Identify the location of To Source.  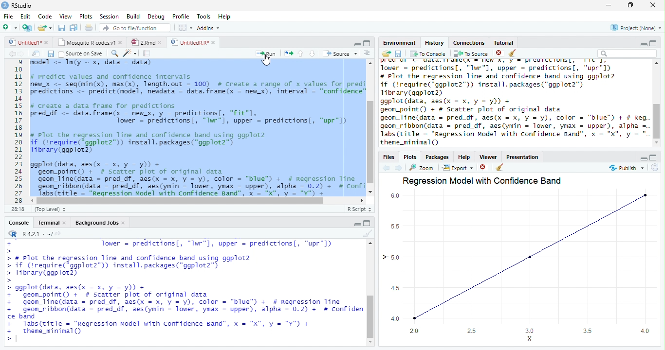
(469, 54).